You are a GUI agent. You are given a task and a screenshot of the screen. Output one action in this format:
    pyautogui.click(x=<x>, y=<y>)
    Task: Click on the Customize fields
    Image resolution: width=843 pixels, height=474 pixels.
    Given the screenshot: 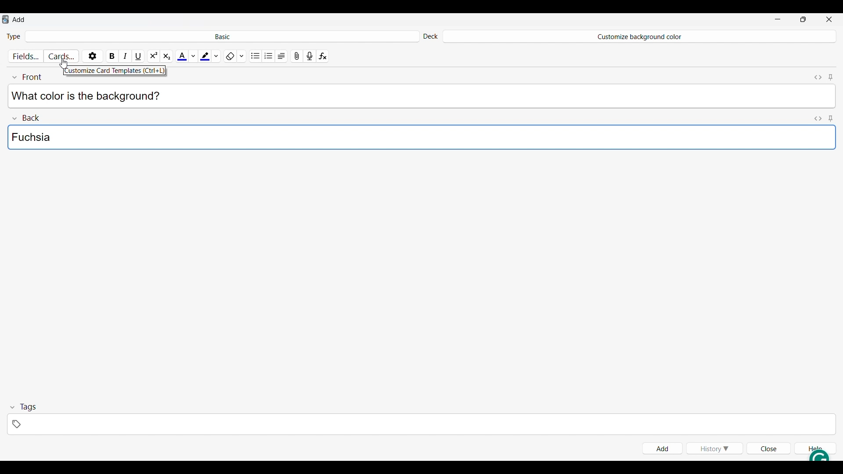 What is the action you would take?
    pyautogui.click(x=27, y=55)
    